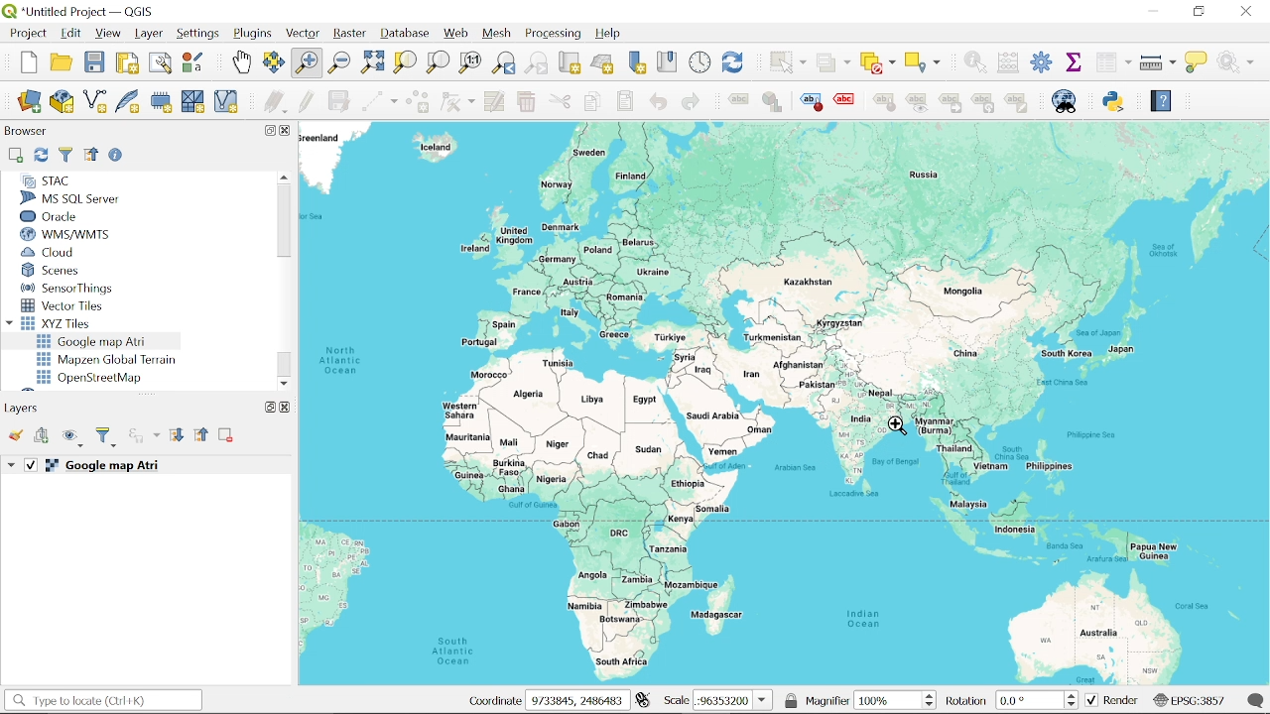  Describe the element at coordinates (32, 465) in the screenshot. I see `On/off` at that location.